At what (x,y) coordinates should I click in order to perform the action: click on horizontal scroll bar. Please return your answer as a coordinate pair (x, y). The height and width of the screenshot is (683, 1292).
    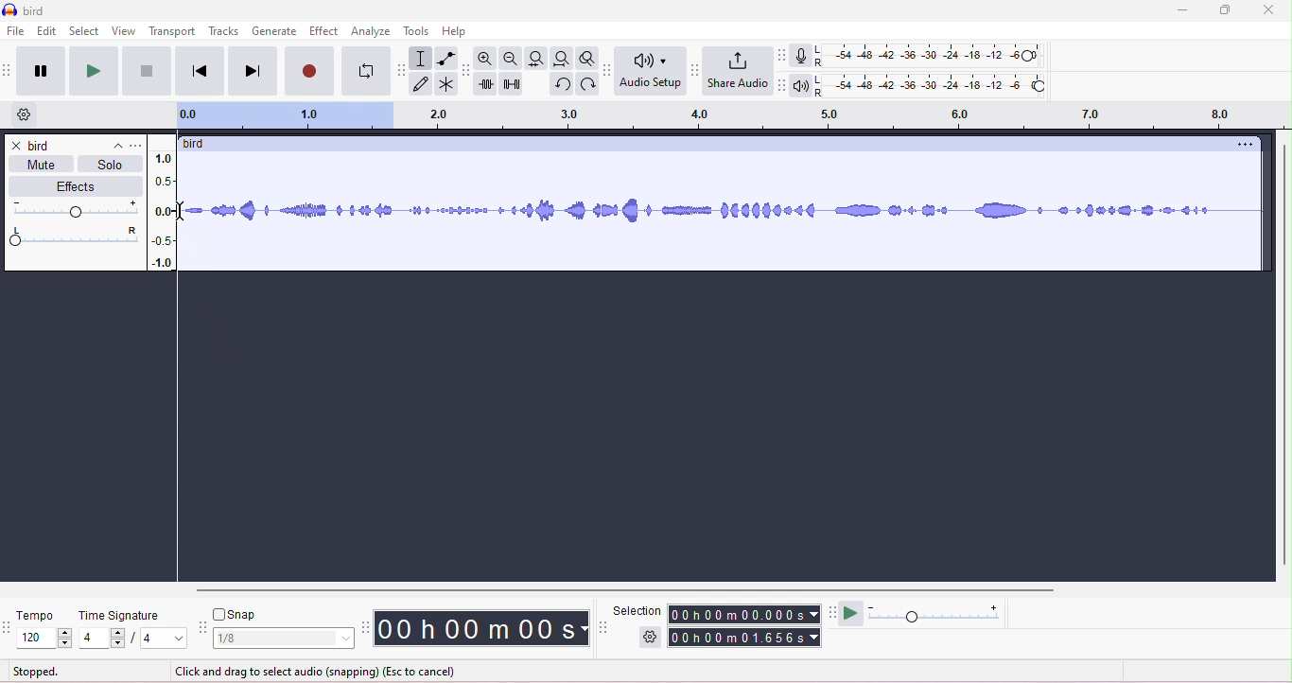
    Looking at the image, I should click on (632, 592).